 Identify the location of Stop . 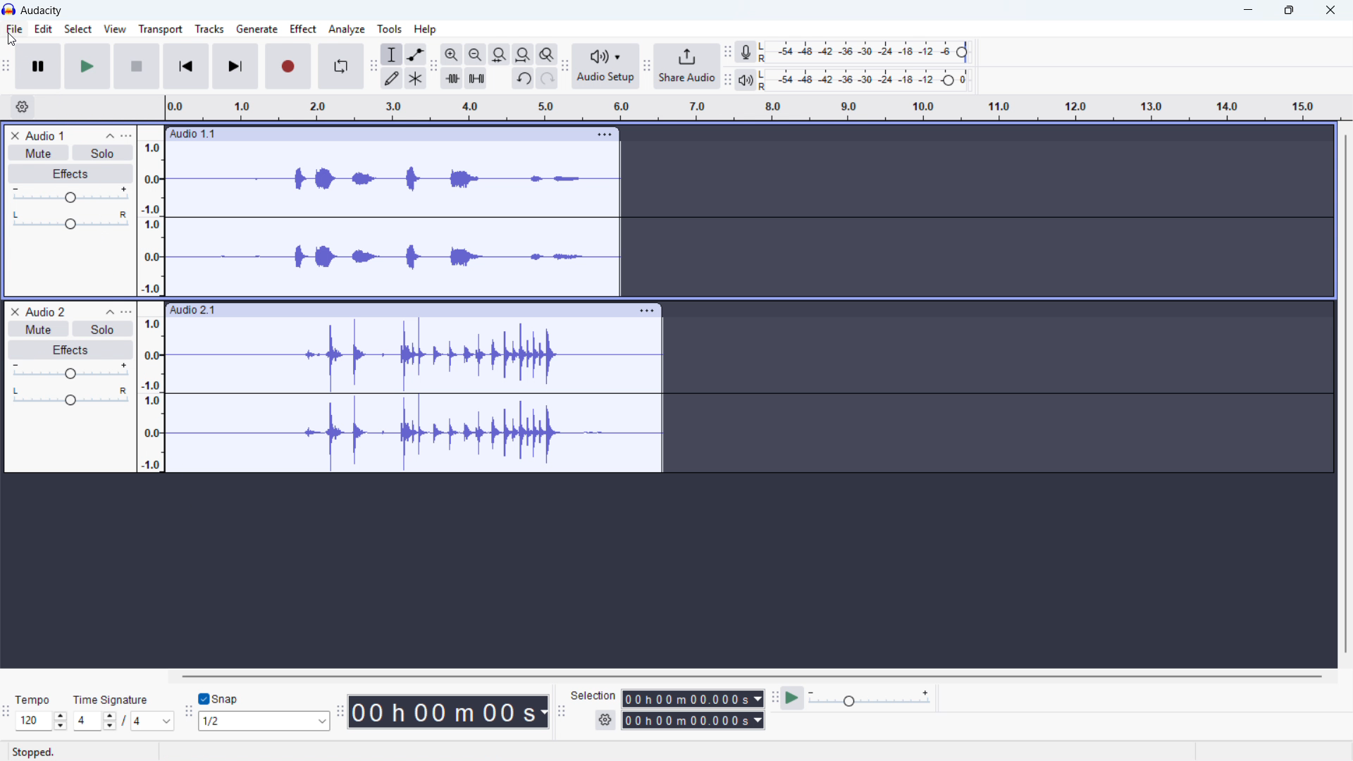
(136, 66).